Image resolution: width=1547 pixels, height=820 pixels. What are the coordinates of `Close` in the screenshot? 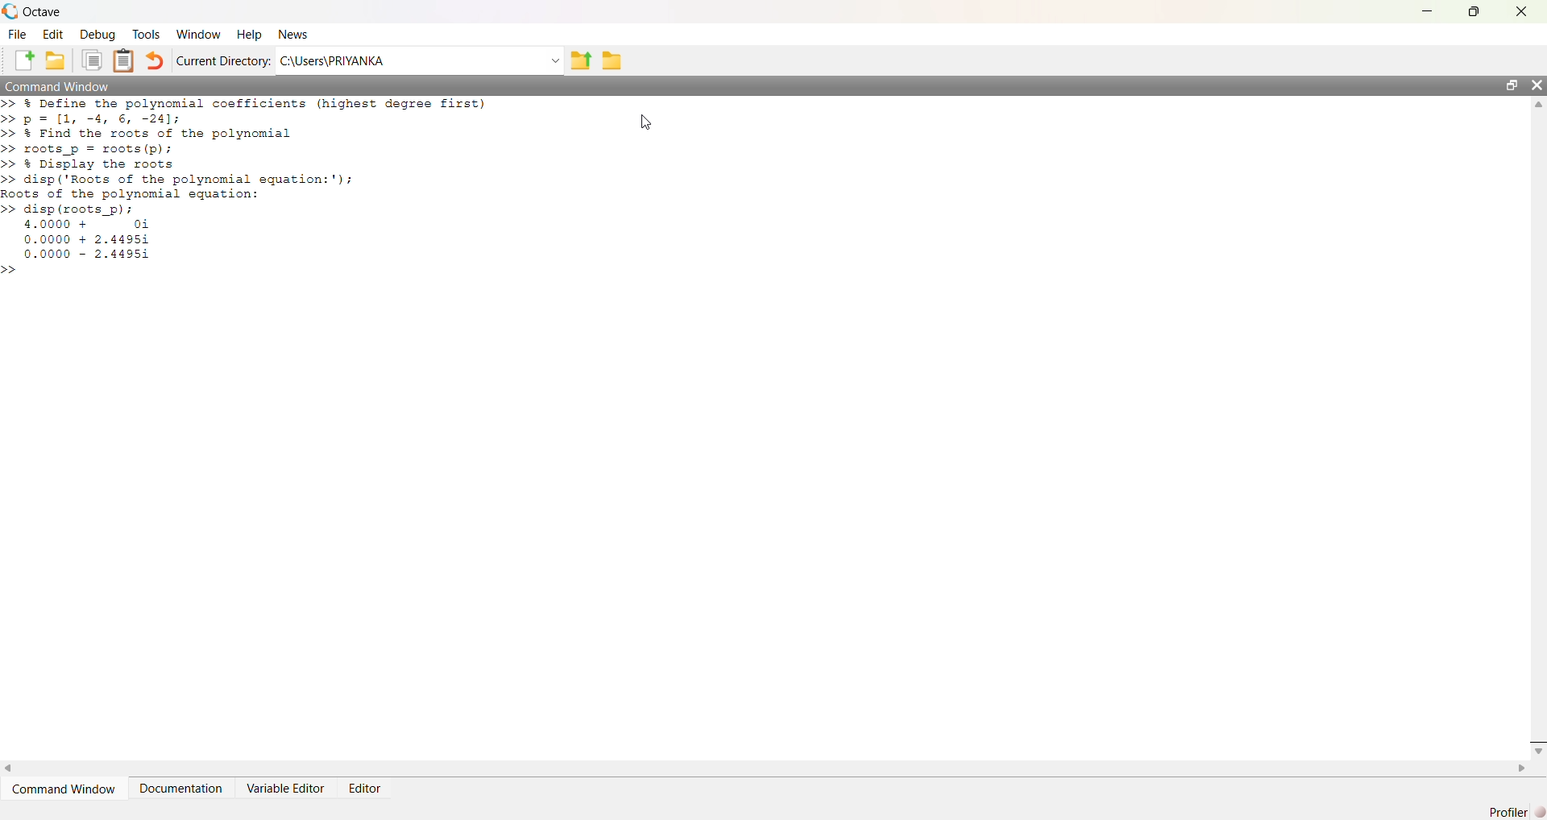 It's located at (1518, 12).